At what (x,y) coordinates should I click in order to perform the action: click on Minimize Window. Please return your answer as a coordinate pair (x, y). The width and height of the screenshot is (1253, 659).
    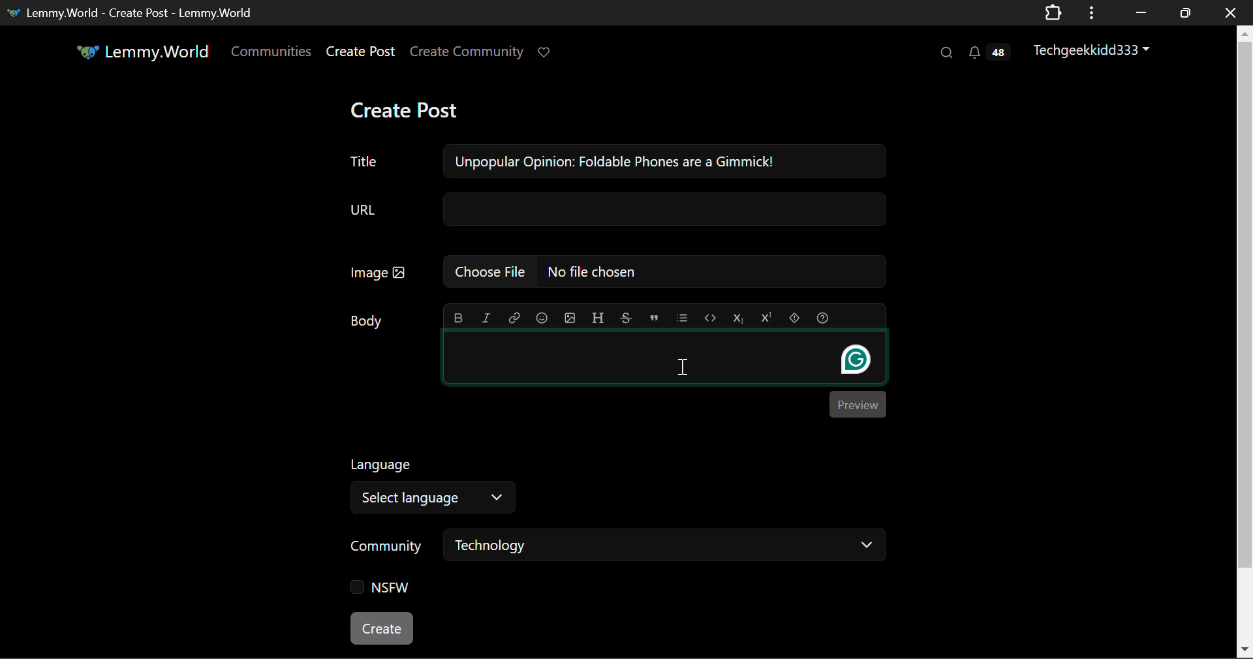
    Looking at the image, I should click on (1187, 12).